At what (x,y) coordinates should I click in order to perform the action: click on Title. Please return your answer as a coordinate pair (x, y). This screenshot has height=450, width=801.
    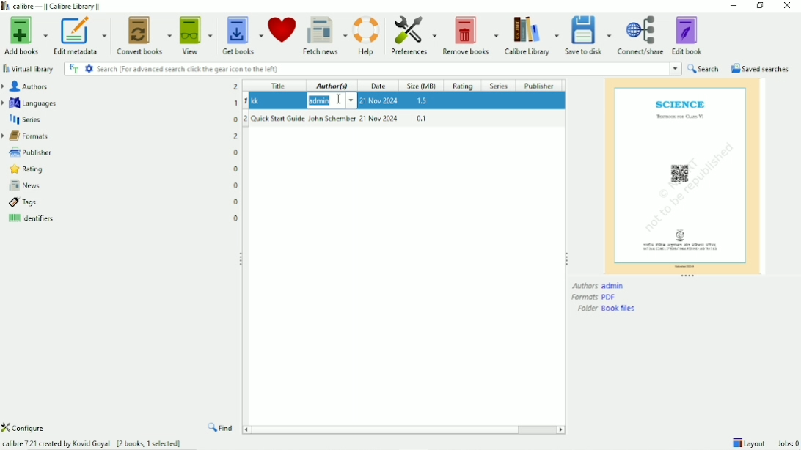
    Looking at the image, I should click on (279, 85).